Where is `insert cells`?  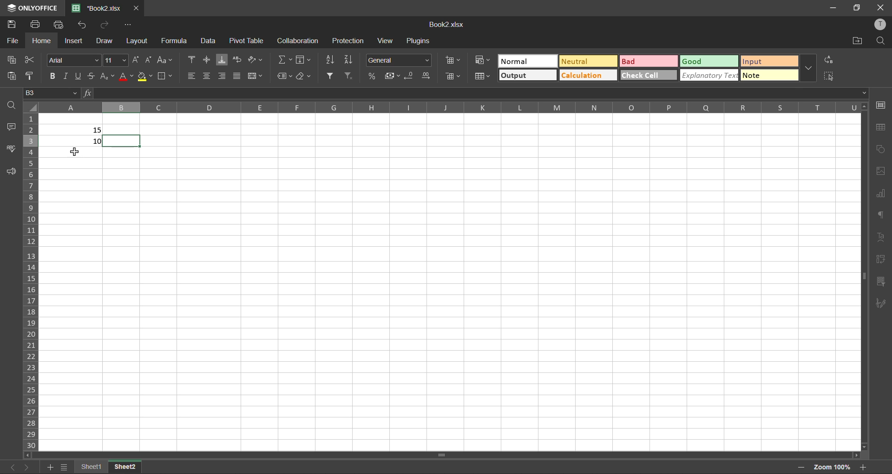 insert cells is located at coordinates (451, 61).